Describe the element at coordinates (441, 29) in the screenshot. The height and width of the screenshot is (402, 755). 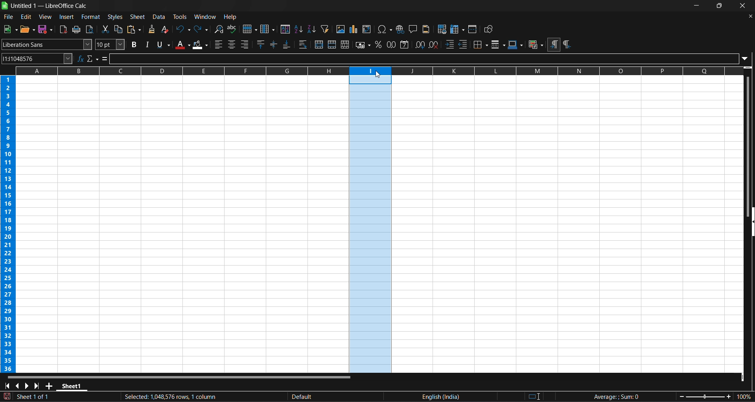
I see `define print area` at that location.